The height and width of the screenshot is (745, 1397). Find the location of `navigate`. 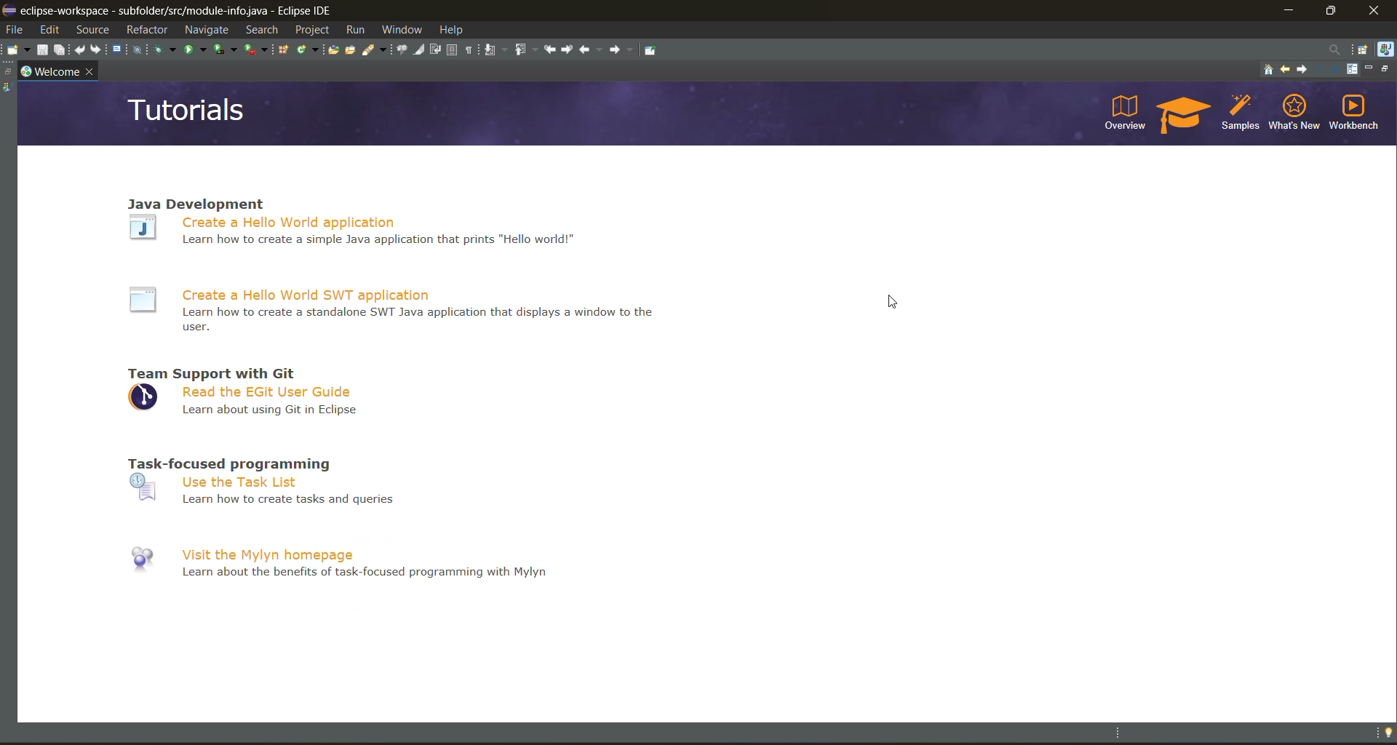

navigate is located at coordinates (204, 28).